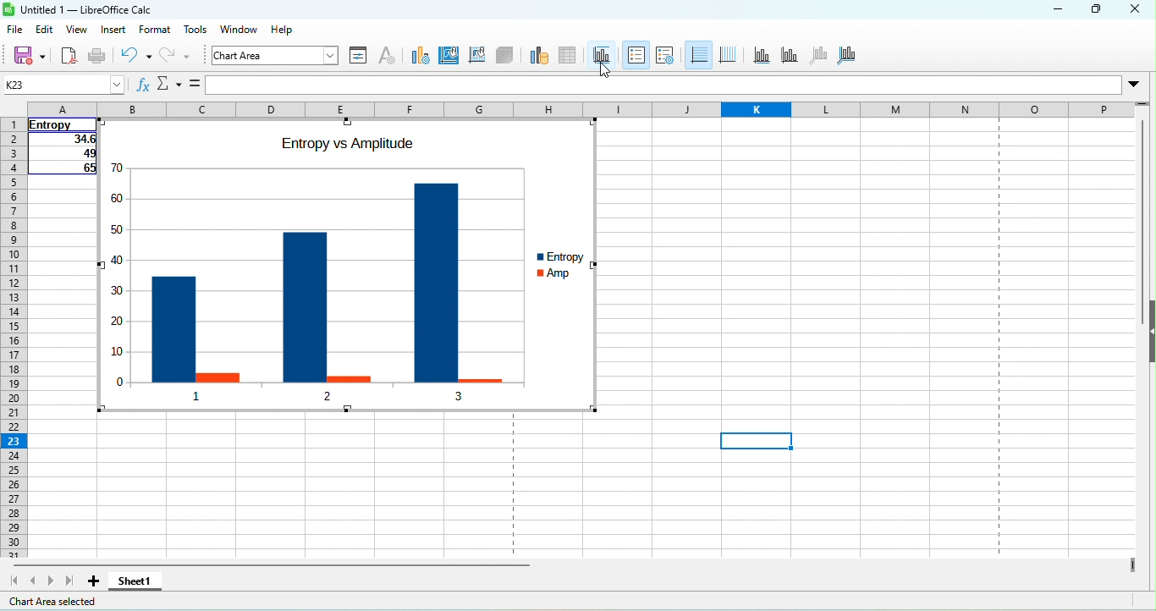 The width and height of the screenshot is (1156, 611). Describe the element at coordinates (118, 258) in the screenshot. I see `y axis values` at that location.